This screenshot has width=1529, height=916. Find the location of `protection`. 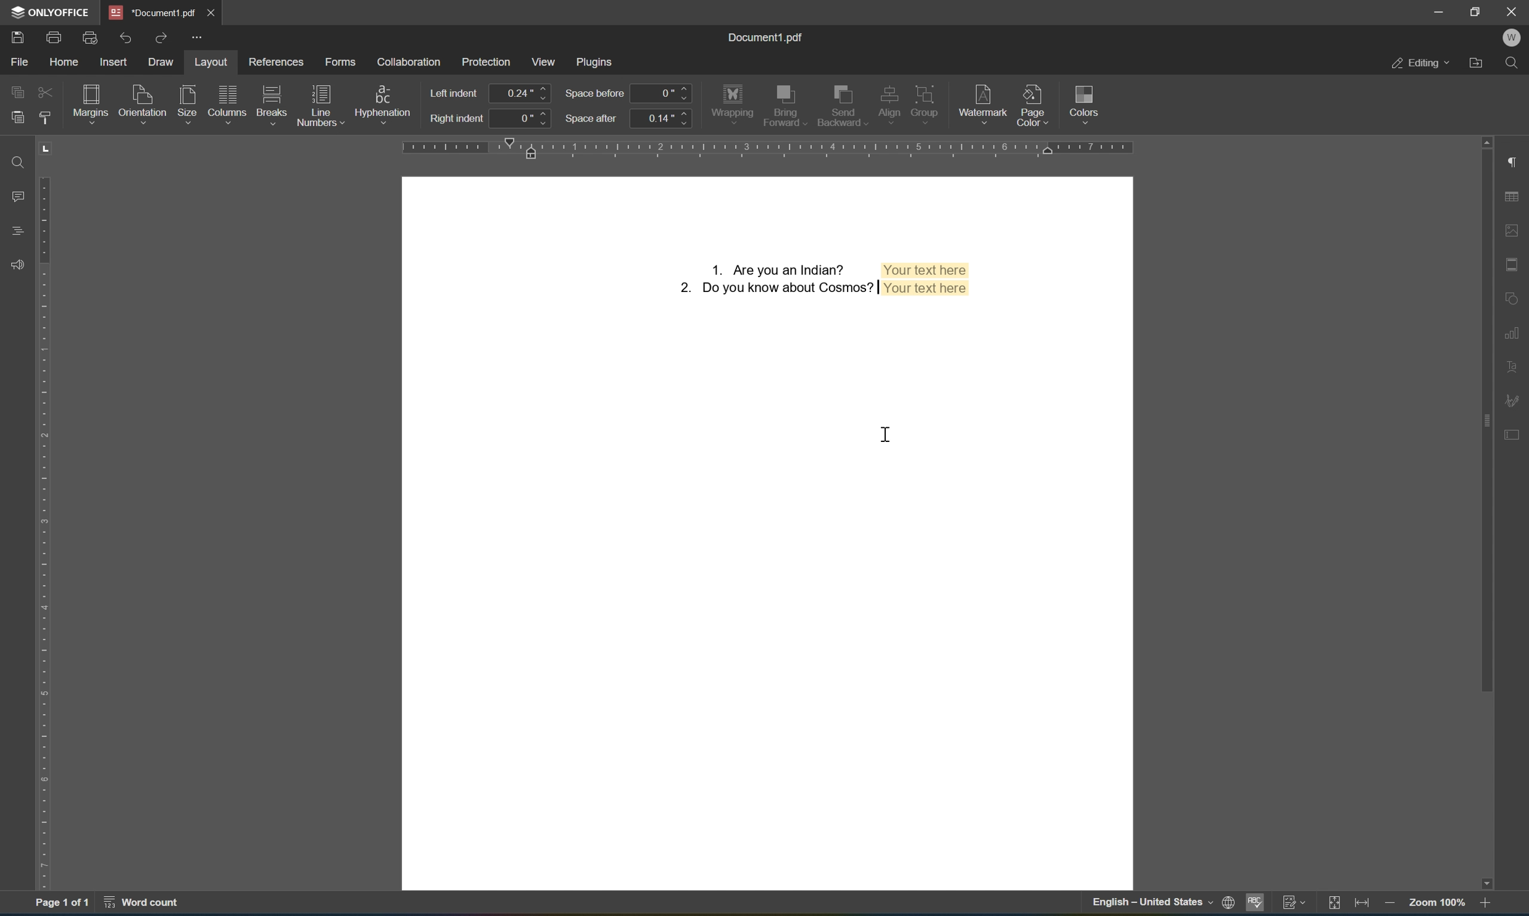

protection is located at coordinates (488, 62).